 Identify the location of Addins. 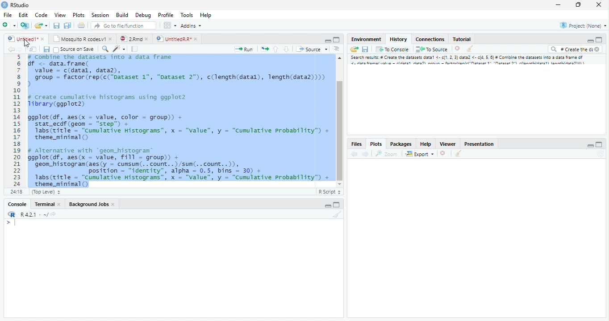
(192, 26).